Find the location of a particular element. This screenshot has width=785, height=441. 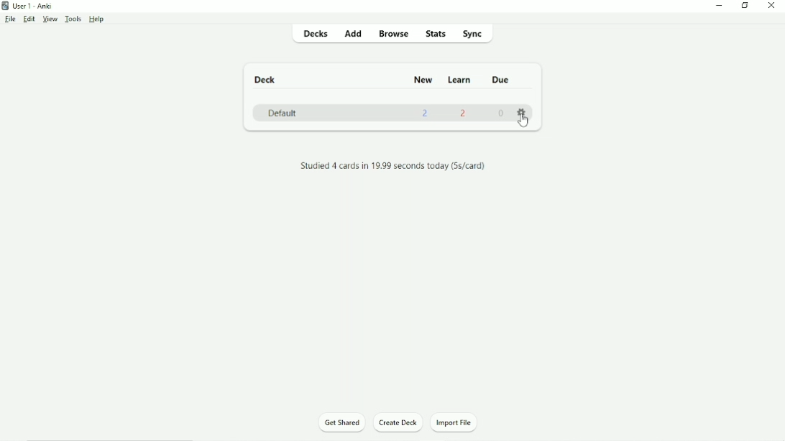

Learn is located at coordinates (460, 80).